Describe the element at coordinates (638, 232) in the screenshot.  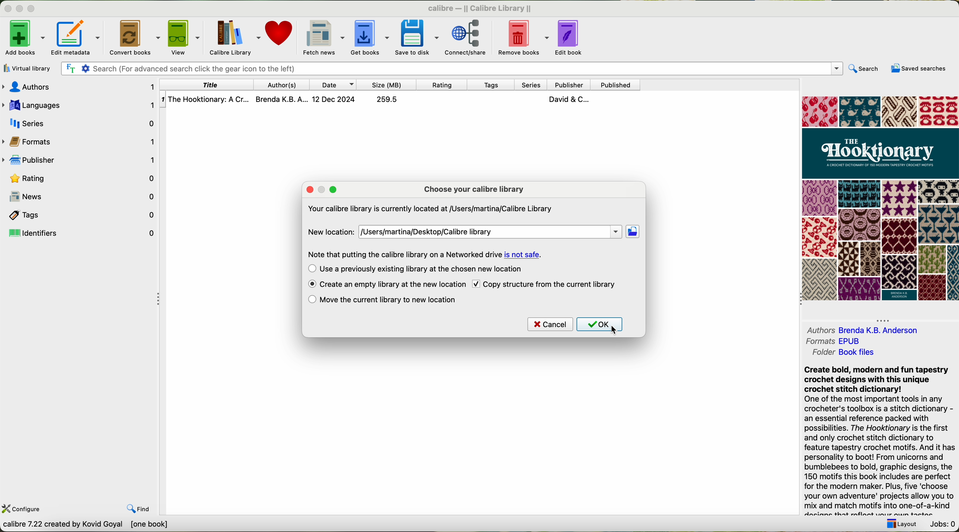
I see `click on new location` at that location.